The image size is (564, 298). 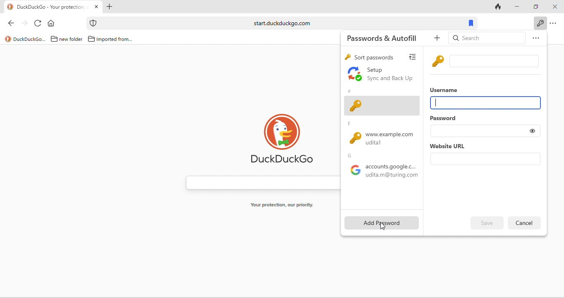 I want to click on e, so click(x=351, y=124).